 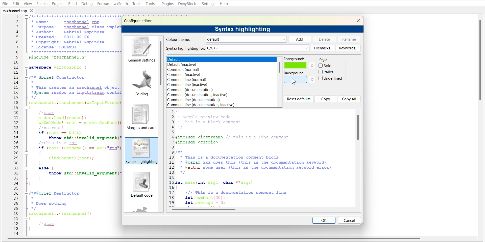 What do you see at coordinates (264, 209) in the screenshot?
I see `Horizontal scroll bar` at bounding box center [264, 209].